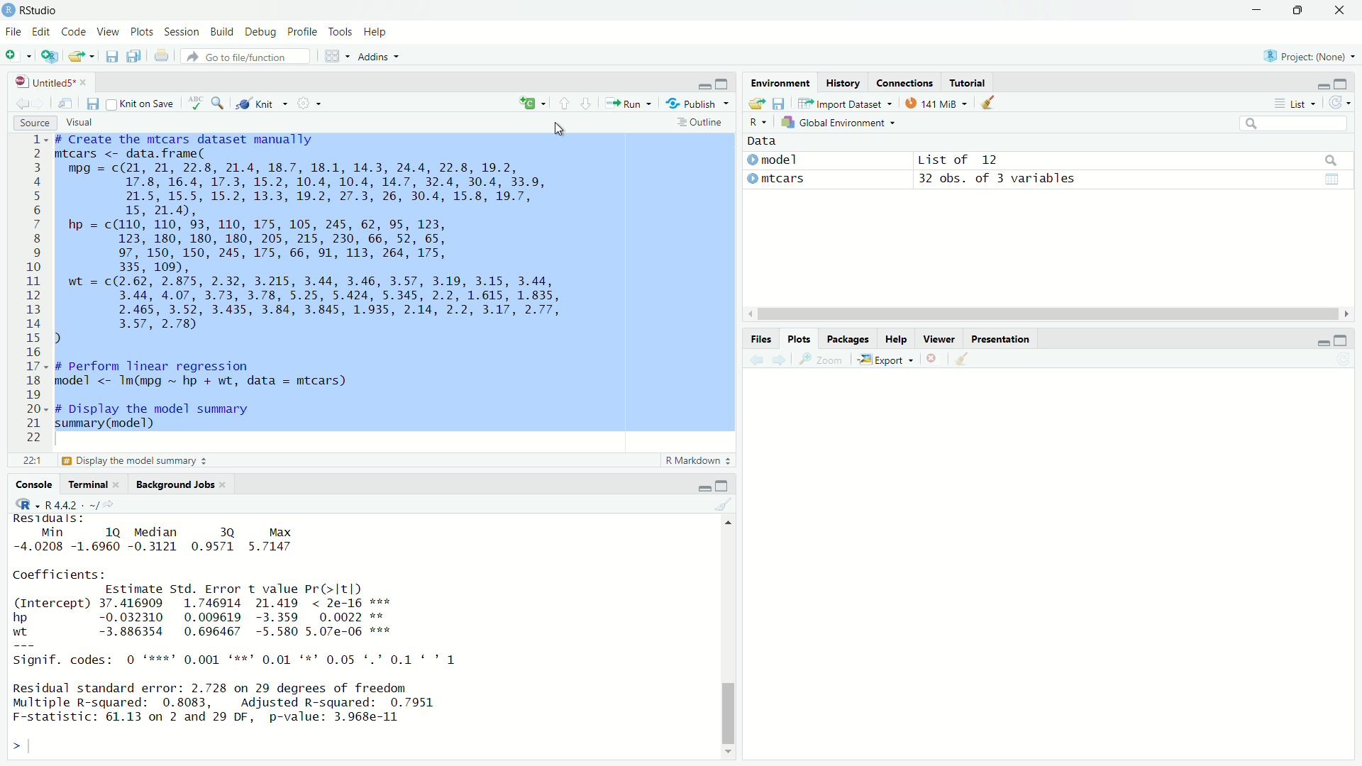 This screenshot has height=766, width=1362. I want to click on Help, so click(896, 340).